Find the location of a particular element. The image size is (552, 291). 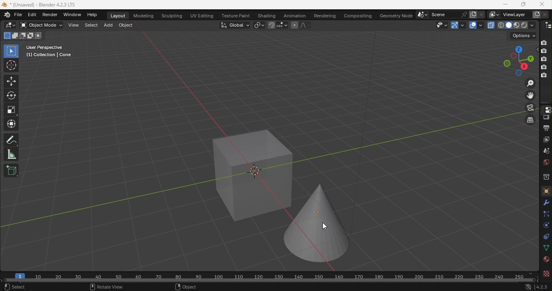

Rendering is located at coordinates (323, 15).